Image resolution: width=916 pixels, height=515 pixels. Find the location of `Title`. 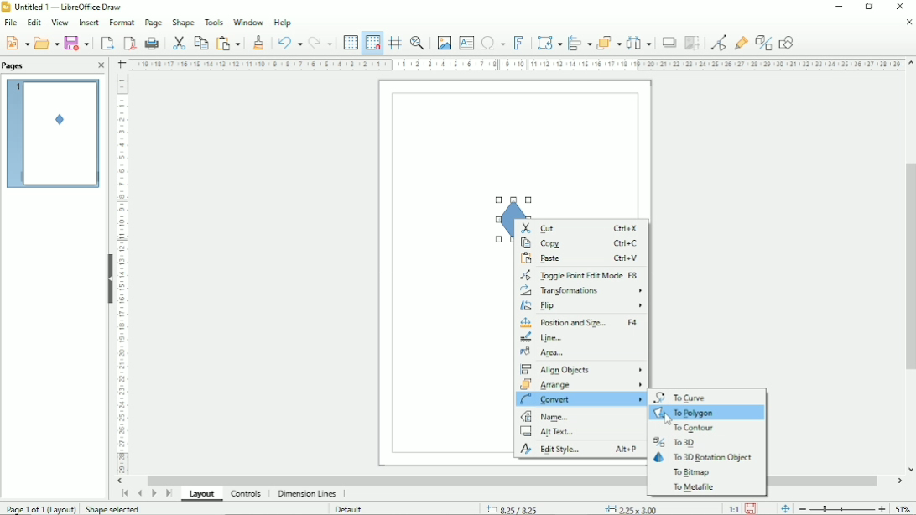

Title is located at coordinates (64, 8).